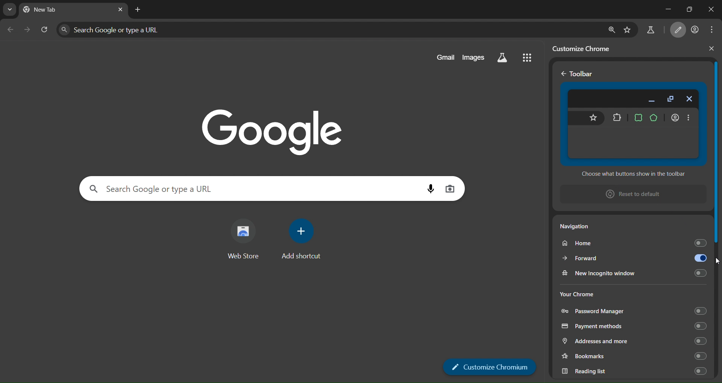 The height and width of the screenshot is (383, 722). I want to click on reload page, so click(44, 29).